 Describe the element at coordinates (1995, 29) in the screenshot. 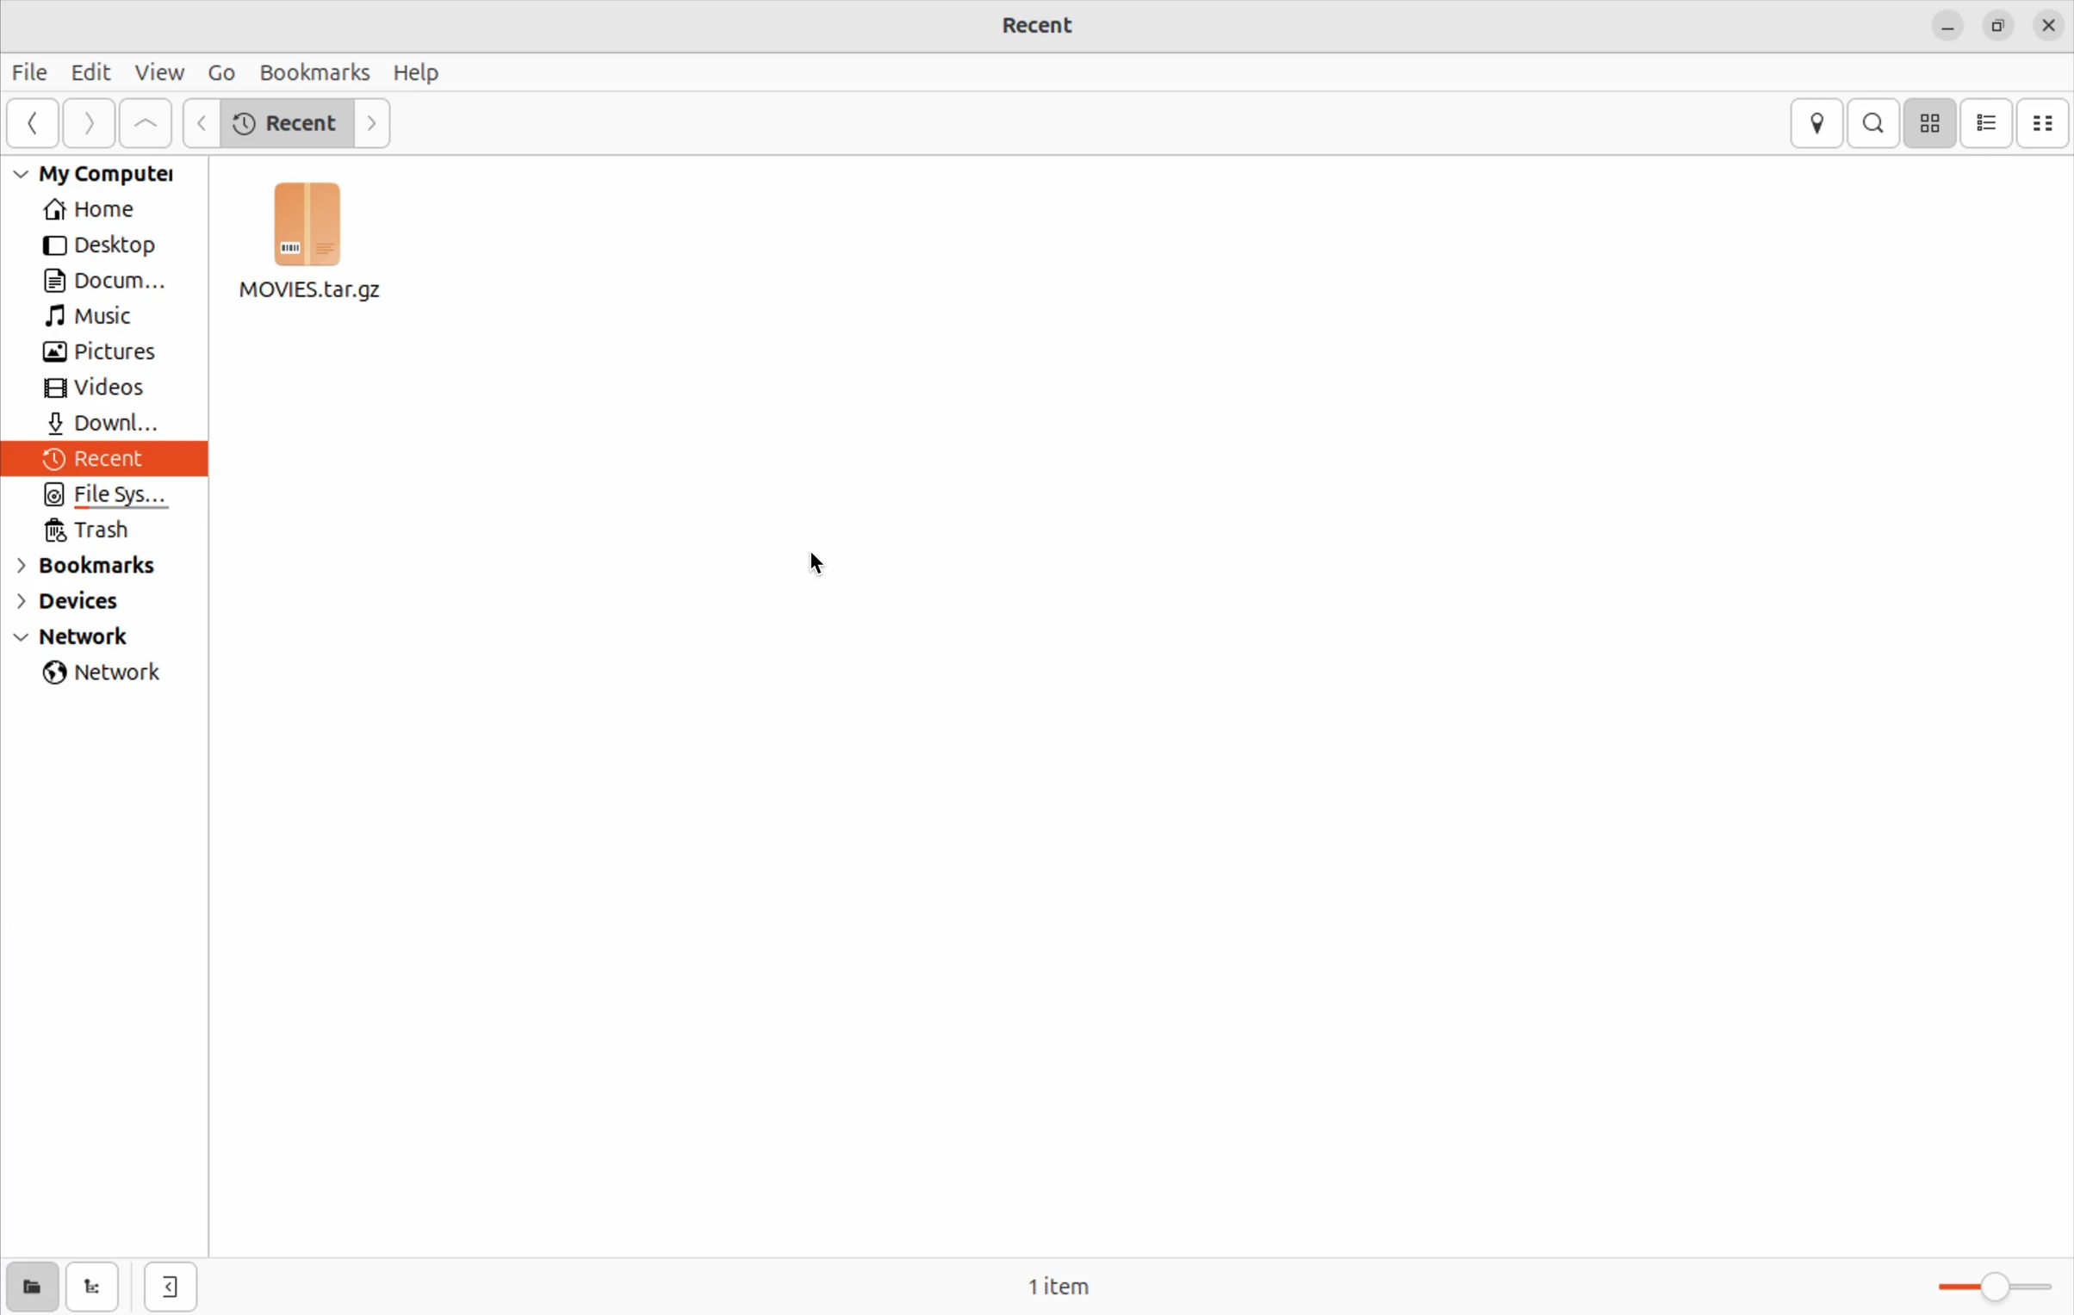

I see `resize` at that location.